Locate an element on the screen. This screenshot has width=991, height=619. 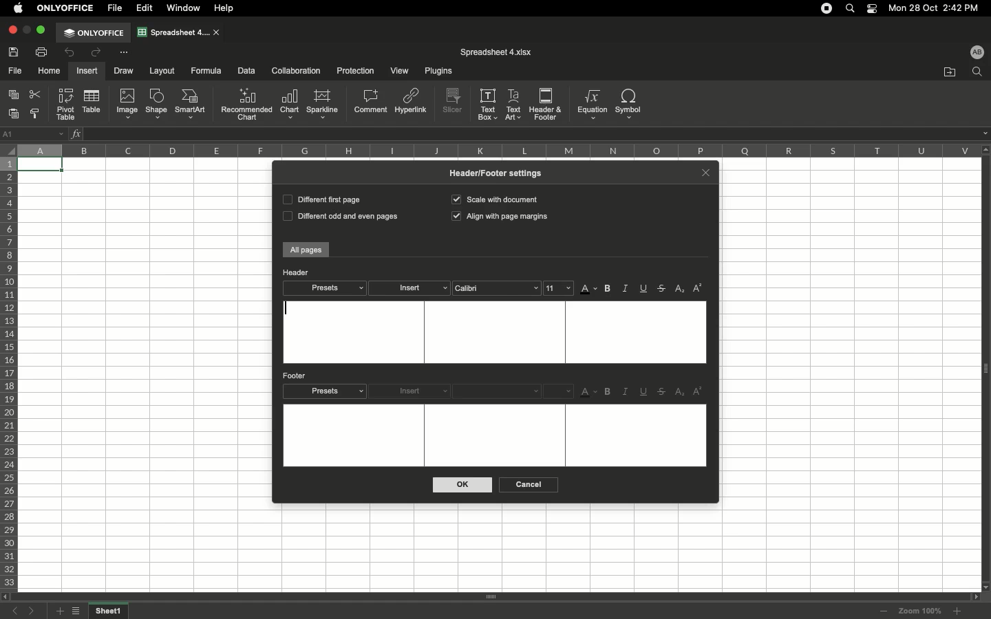
Italics is located at coordinates (625, 289).